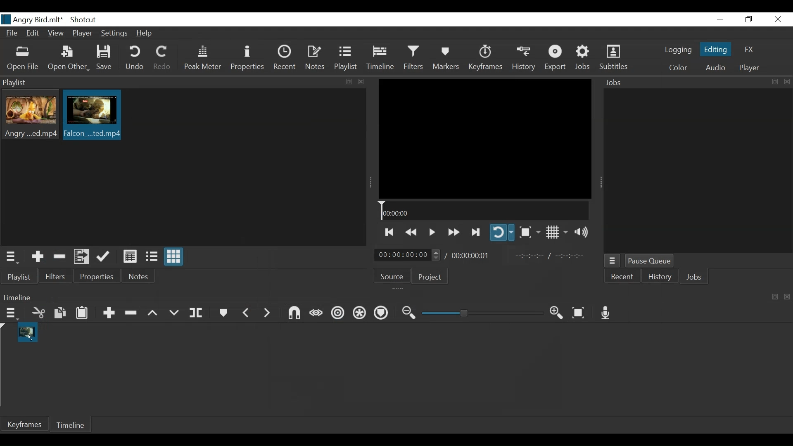 The image size is (793, 446). Describe the element at coordinates (152, 257) in the screenshot. I see `View as files` at that location.